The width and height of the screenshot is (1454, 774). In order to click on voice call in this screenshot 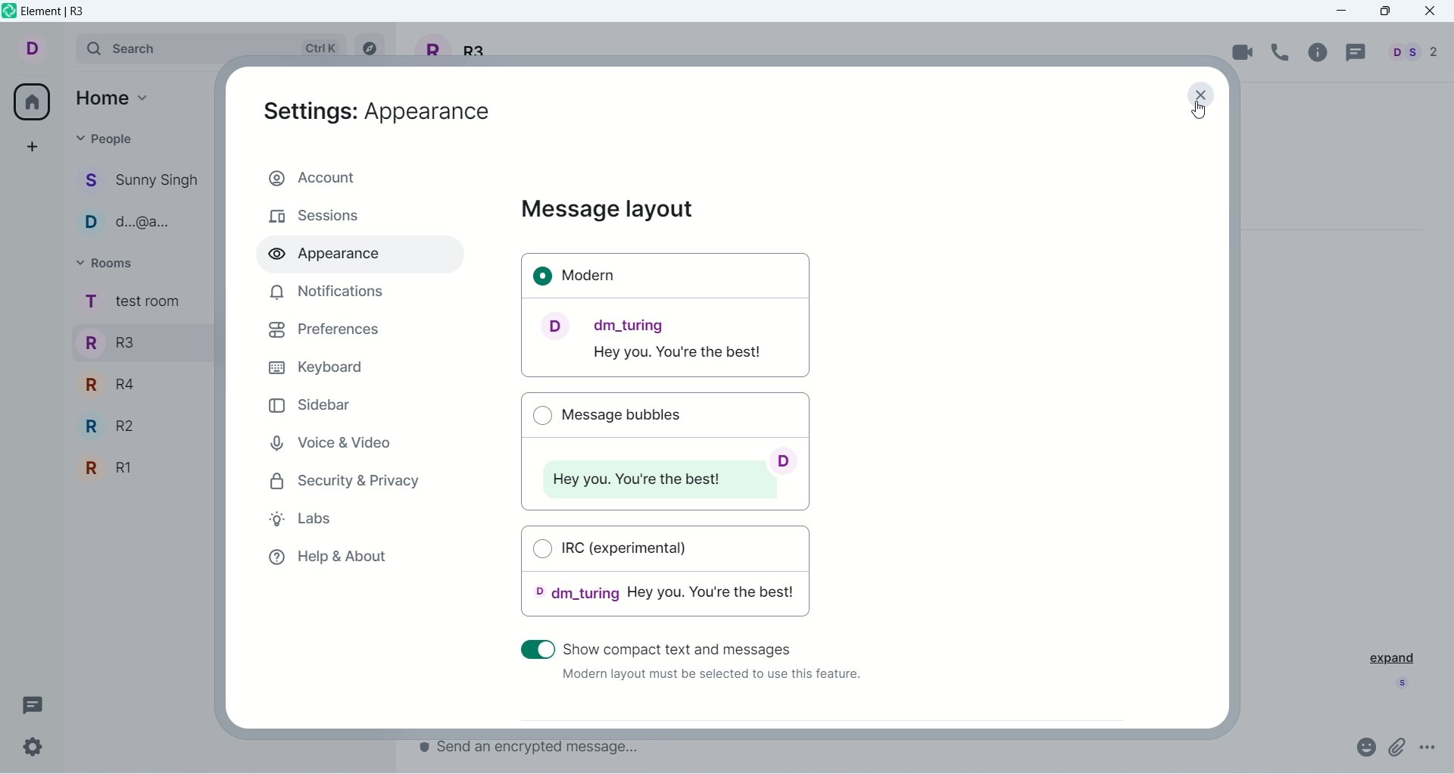, I will do `click(1284, 52)`.